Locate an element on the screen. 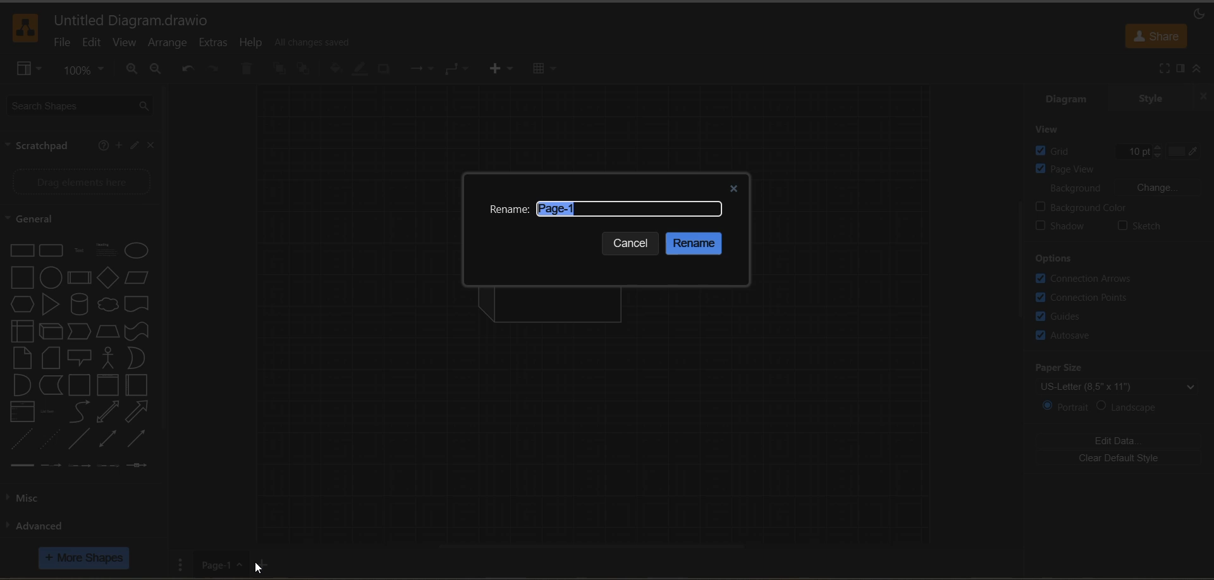 The height and width of the screenshot is (580, 1214). extras is located at coordinates (218, 42).